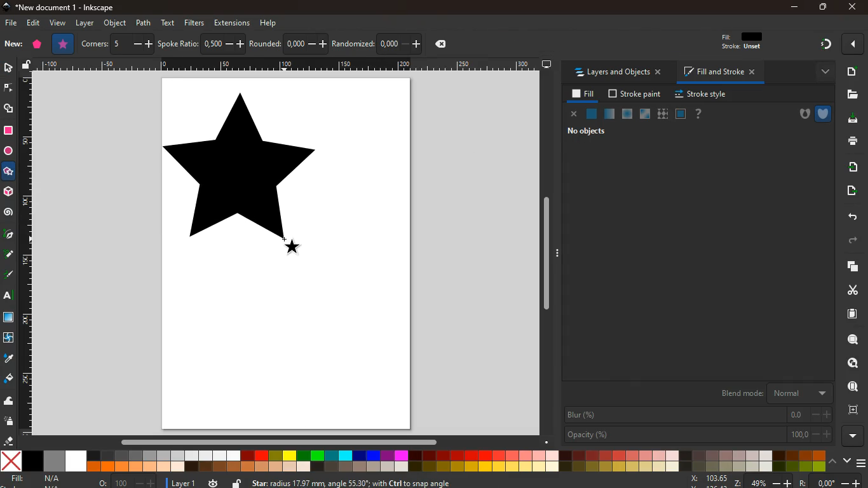 The image size is (868, 488). What do you see at coordinates (696, 415) in the screenshot?
I see `blur` at bounding box center [696, 415].